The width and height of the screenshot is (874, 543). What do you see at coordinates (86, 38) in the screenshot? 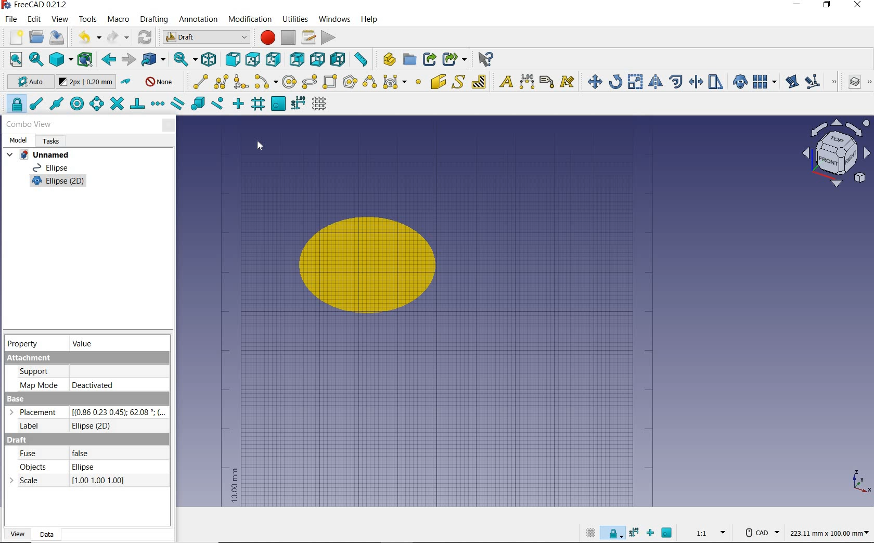
I see `undo` at bounding box center [86, 38].